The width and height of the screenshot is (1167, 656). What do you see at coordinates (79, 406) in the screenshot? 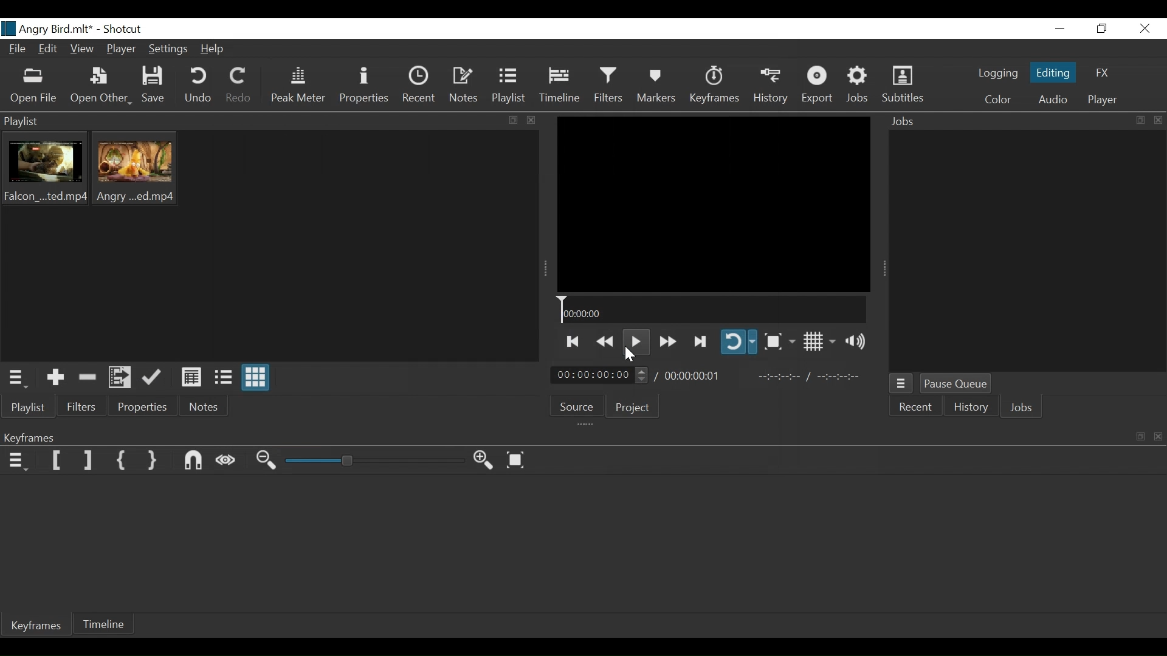
I see `Filter` at bounding box center [79, 406].